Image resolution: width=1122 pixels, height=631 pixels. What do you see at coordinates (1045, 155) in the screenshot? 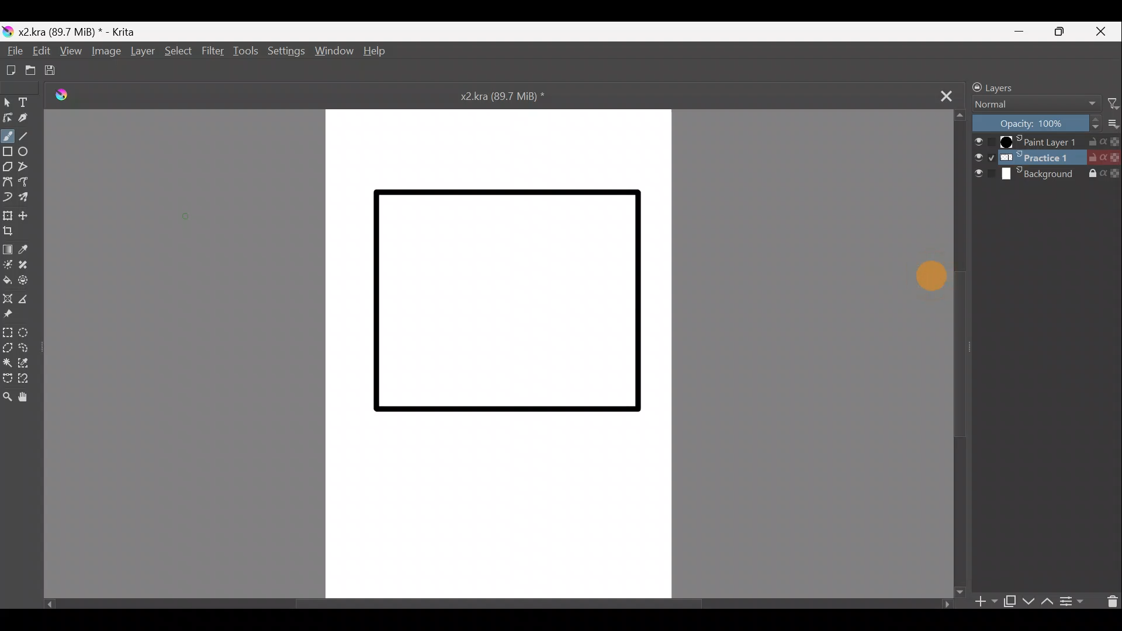
I see `Background1` at bounding box center [1045, 155].